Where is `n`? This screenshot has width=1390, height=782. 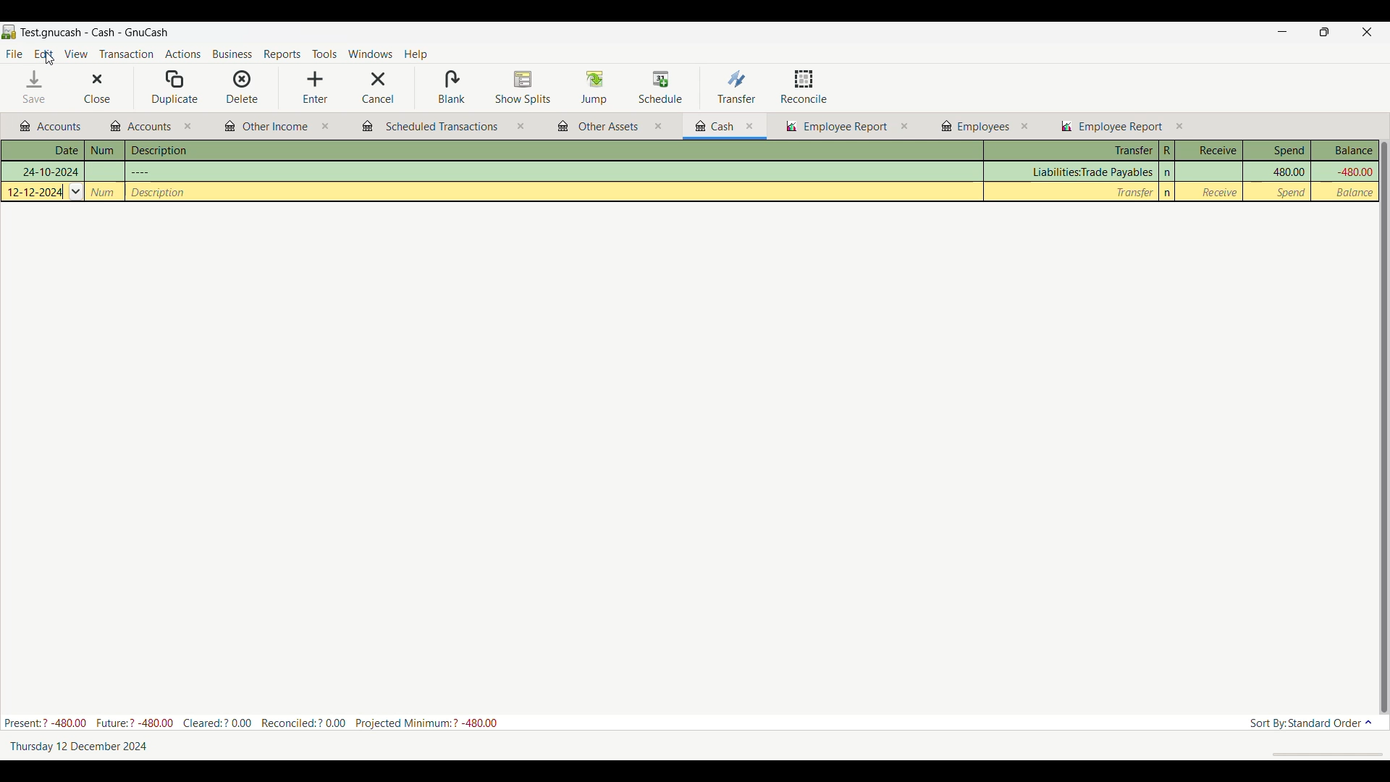
n is located at coordinates (1168, 172).